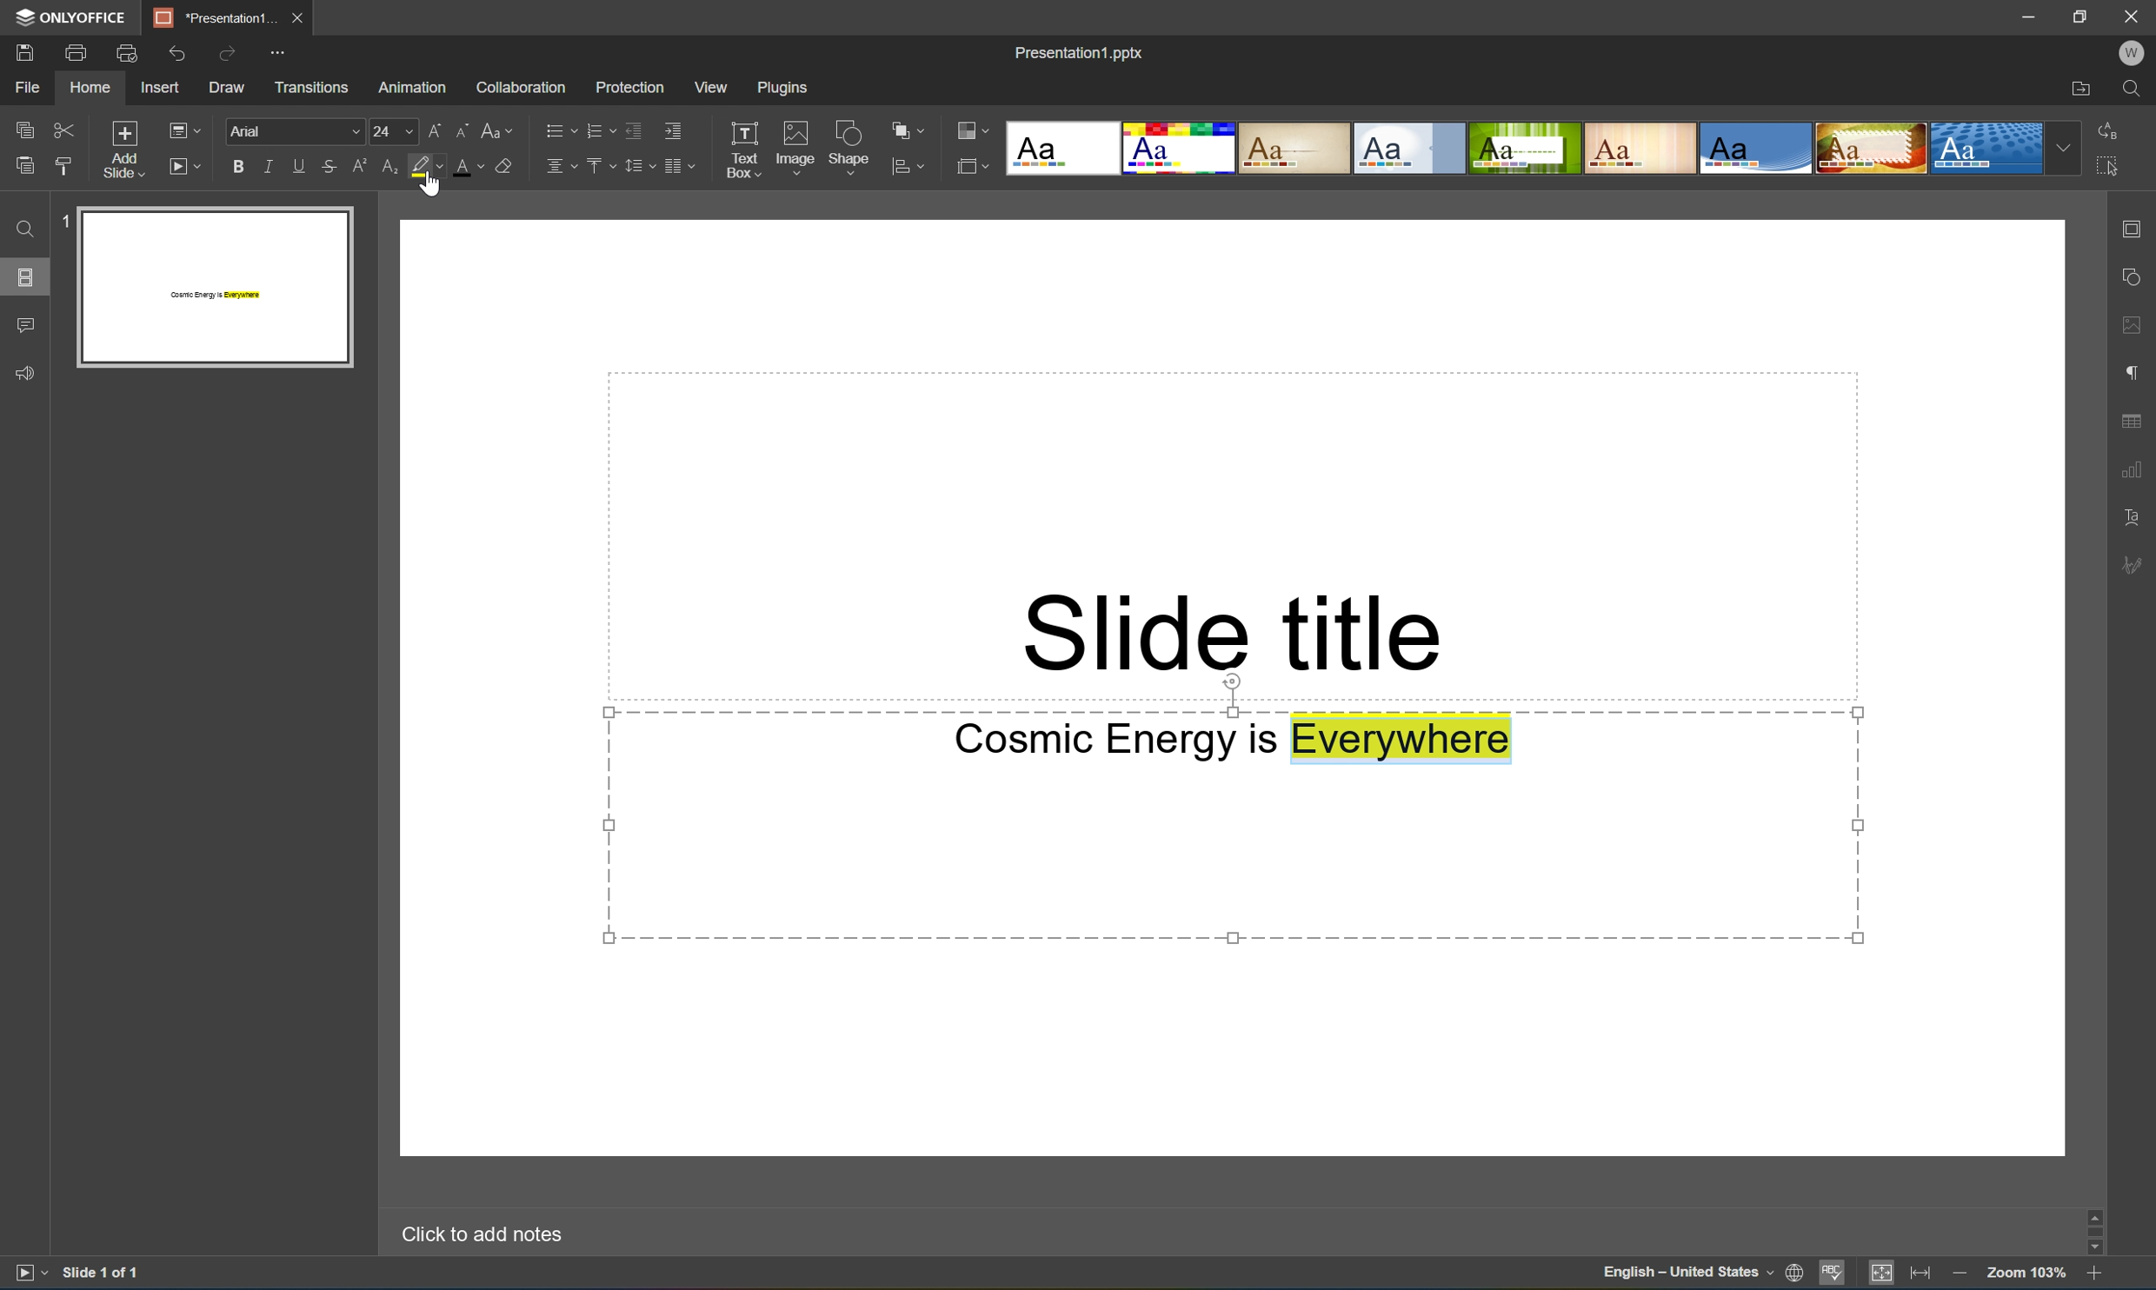  What do you see at coordinates (264, 166) in the screenshot?
I see `Italic` at bounding box center [264, 166].